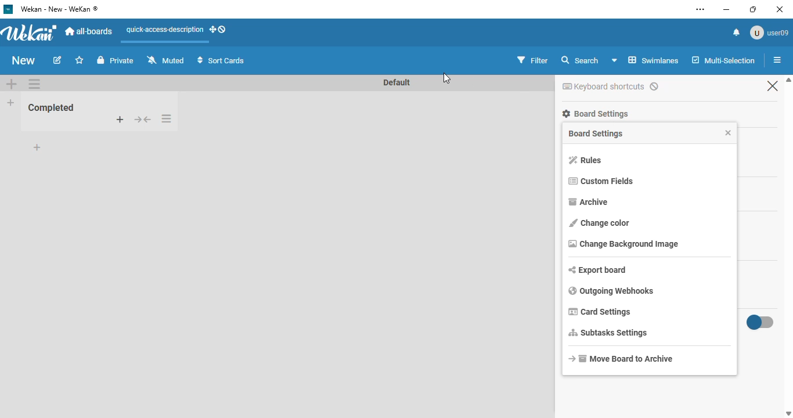 This screenshot has width=793, height=418. I want to click on archive, so click(588, 201).